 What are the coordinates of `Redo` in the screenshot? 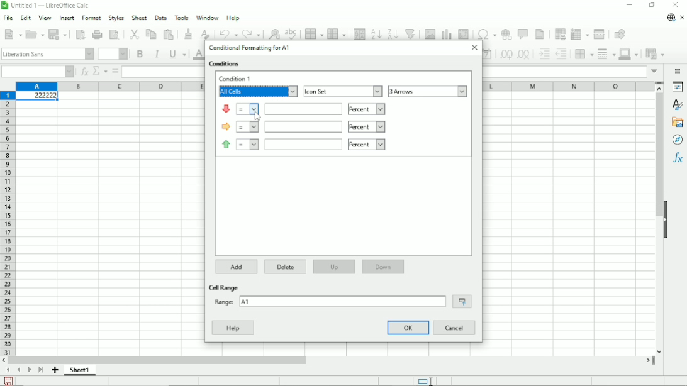 It's located at (253, 33).